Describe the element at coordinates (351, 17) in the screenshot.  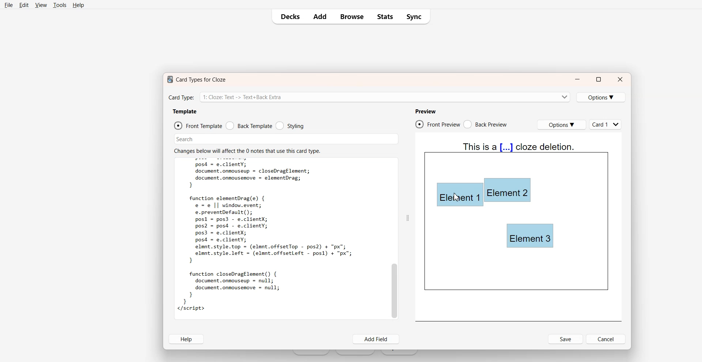
I see `Browse` at that location.